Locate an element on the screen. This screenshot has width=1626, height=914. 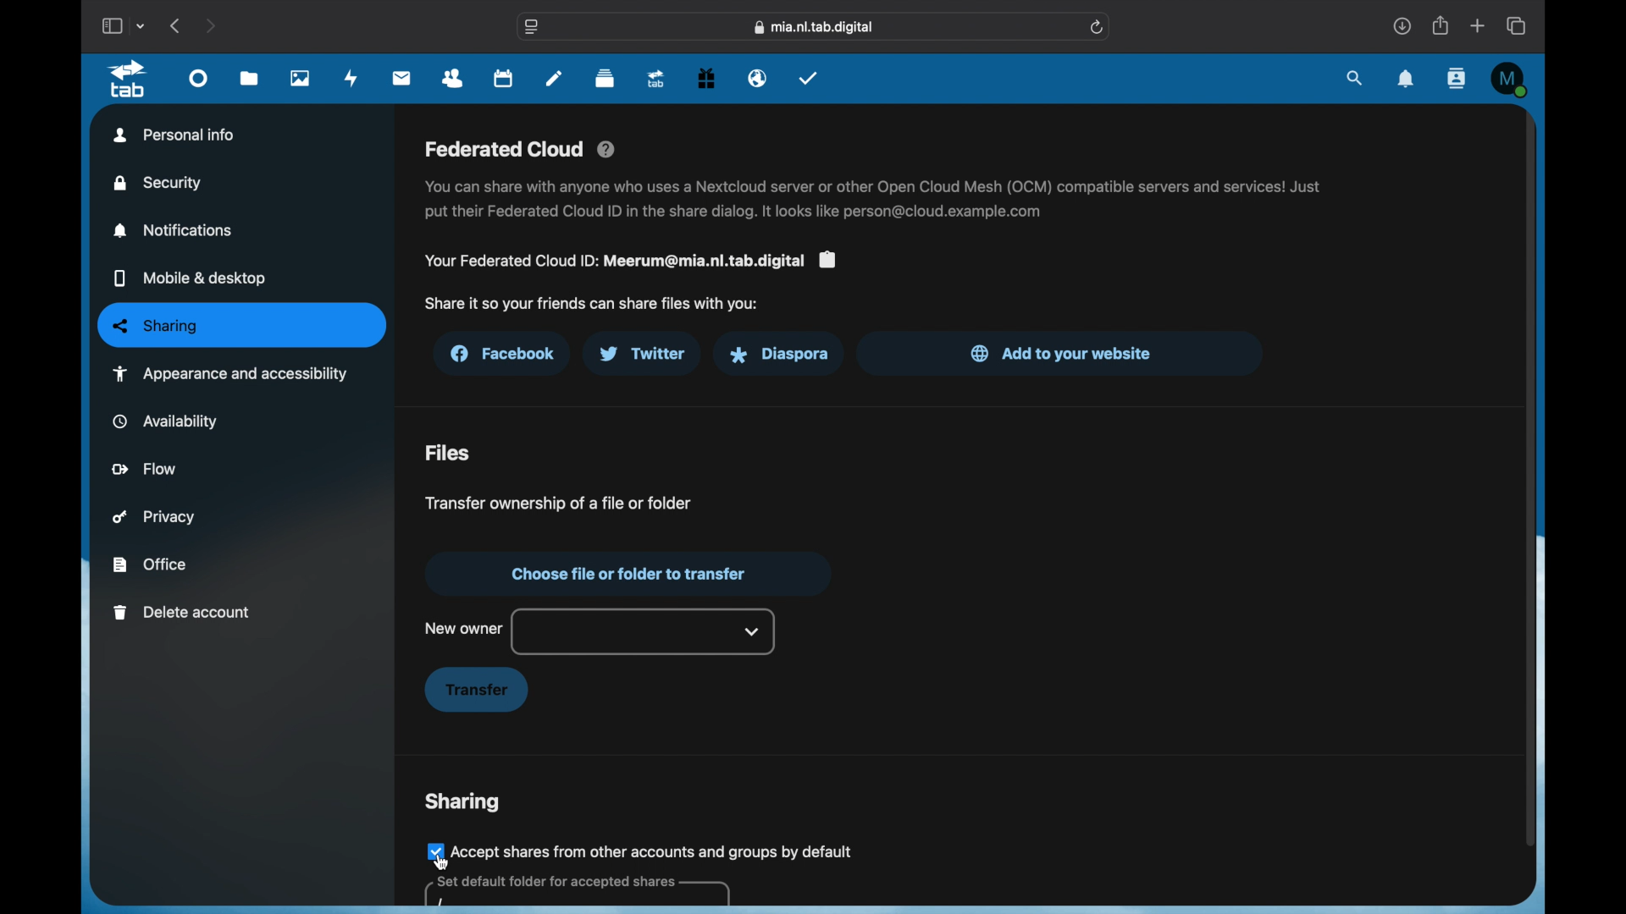
federated cloud is located at coordinates (522, 150).